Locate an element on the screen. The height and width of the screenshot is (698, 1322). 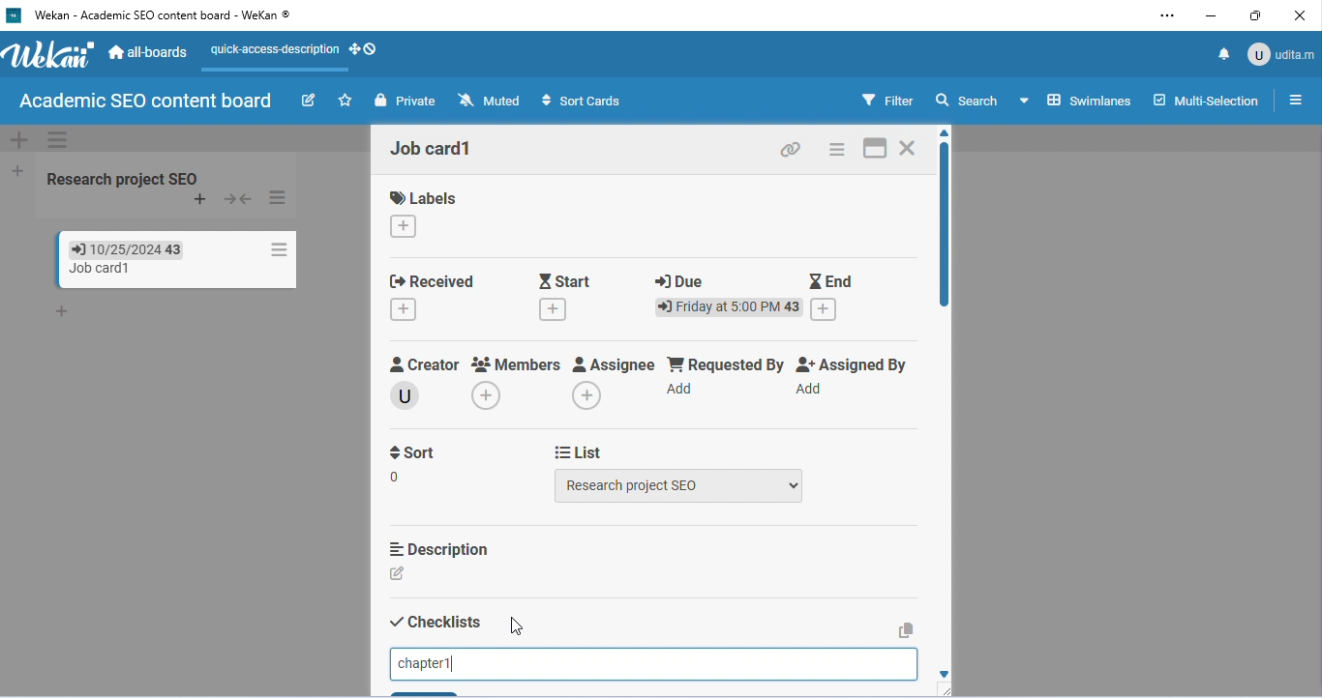
add assigner is located at coordinates (811, 391).